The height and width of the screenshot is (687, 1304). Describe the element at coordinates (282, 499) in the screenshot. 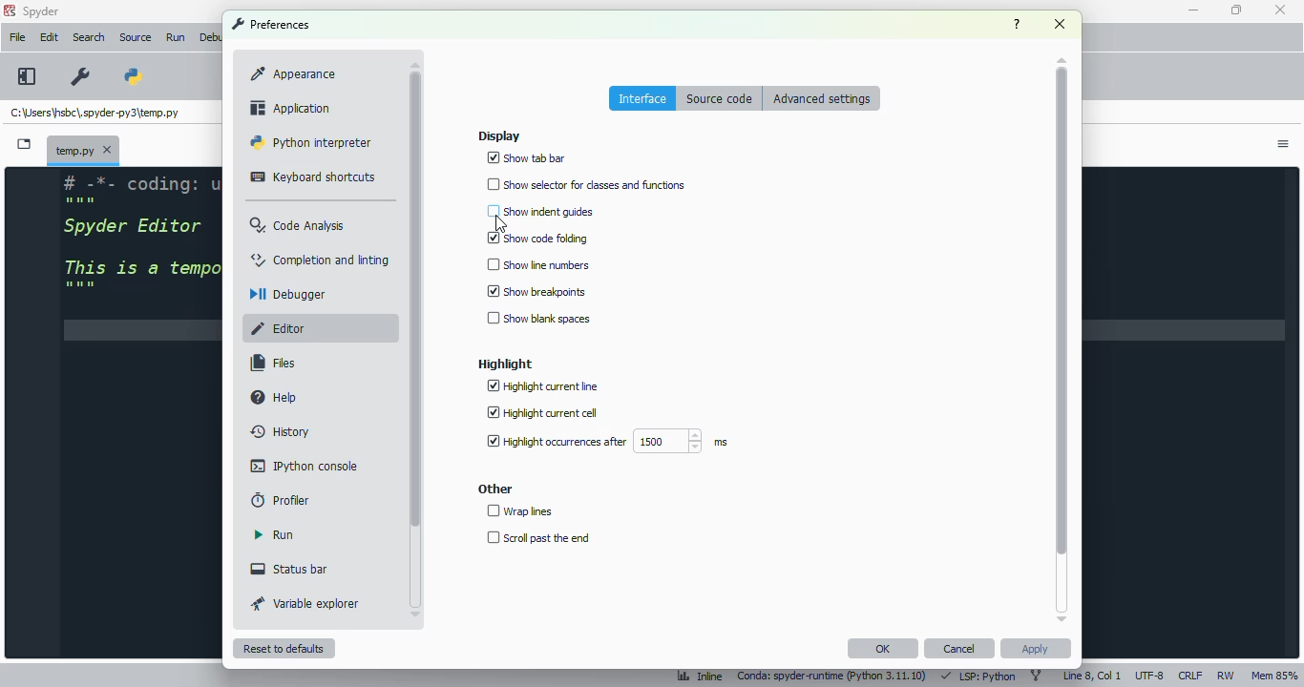

I see `profiler` at that location.